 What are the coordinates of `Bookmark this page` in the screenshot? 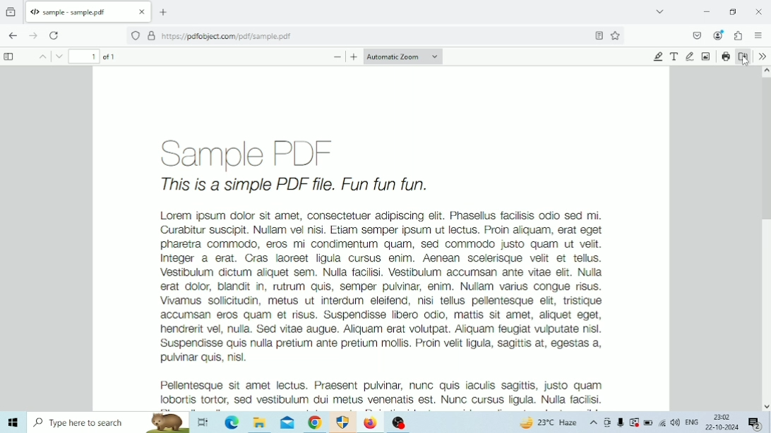 It's located at (599, 35).